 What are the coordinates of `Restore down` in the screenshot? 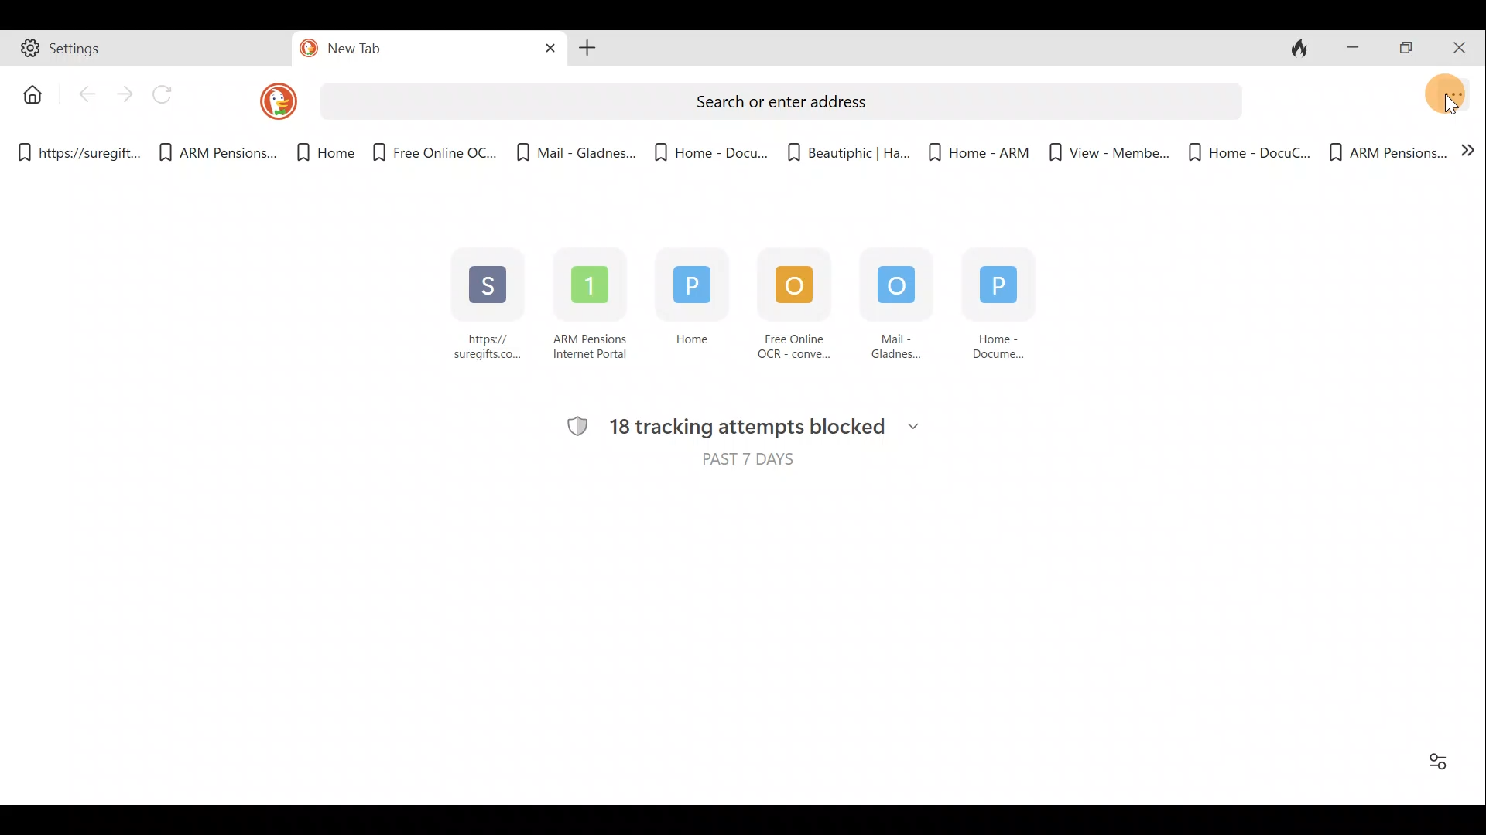 It's located at (1409, 49).